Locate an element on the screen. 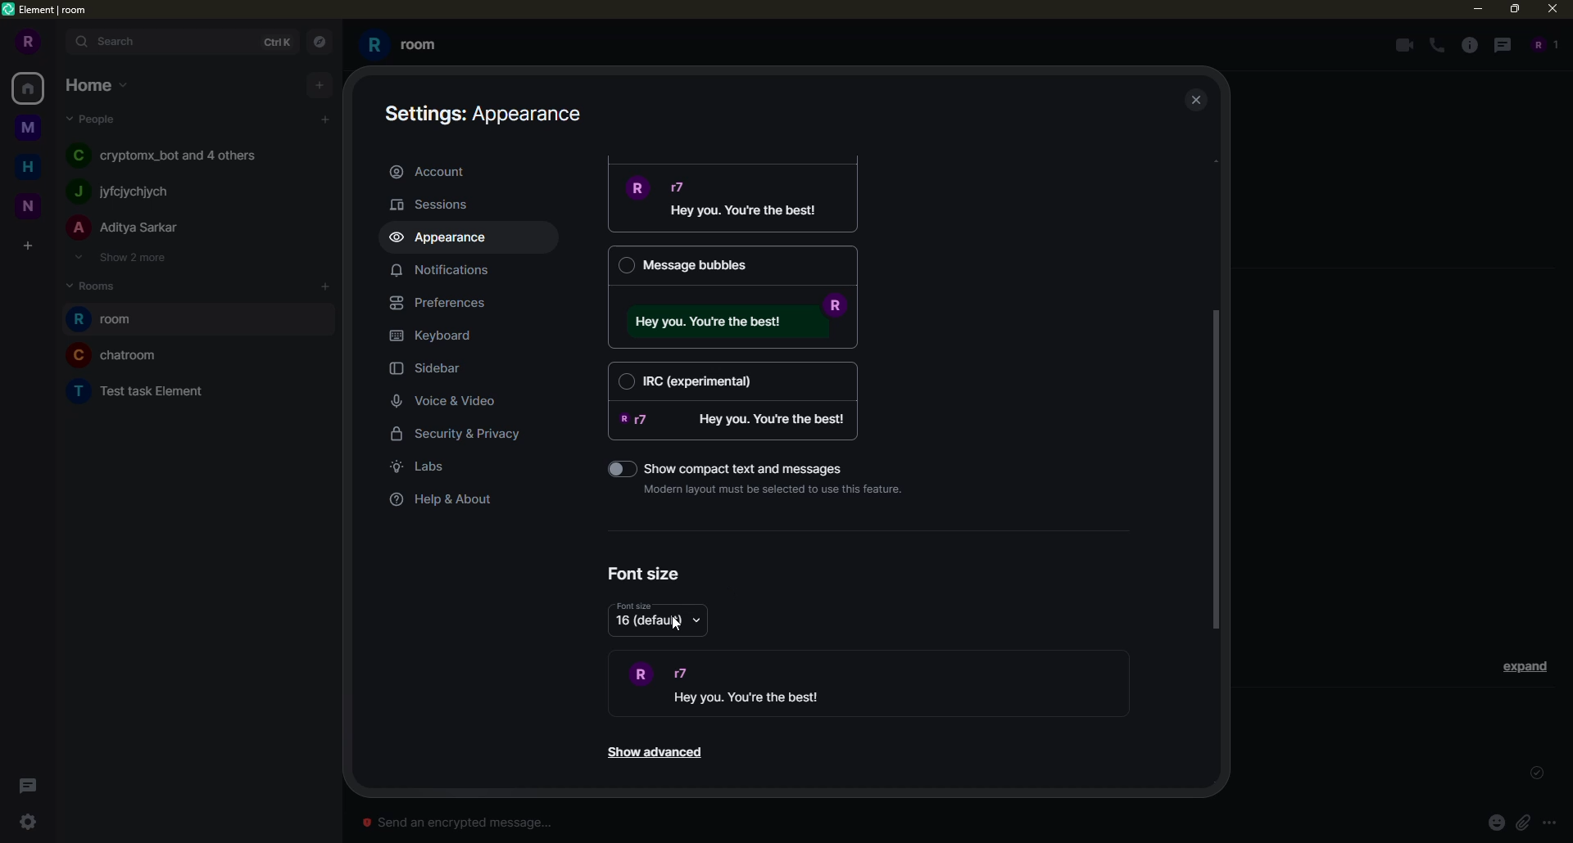 Image resolution: width=1573 pixels, height=843 pixels. people is located at coordinates (126, 228).